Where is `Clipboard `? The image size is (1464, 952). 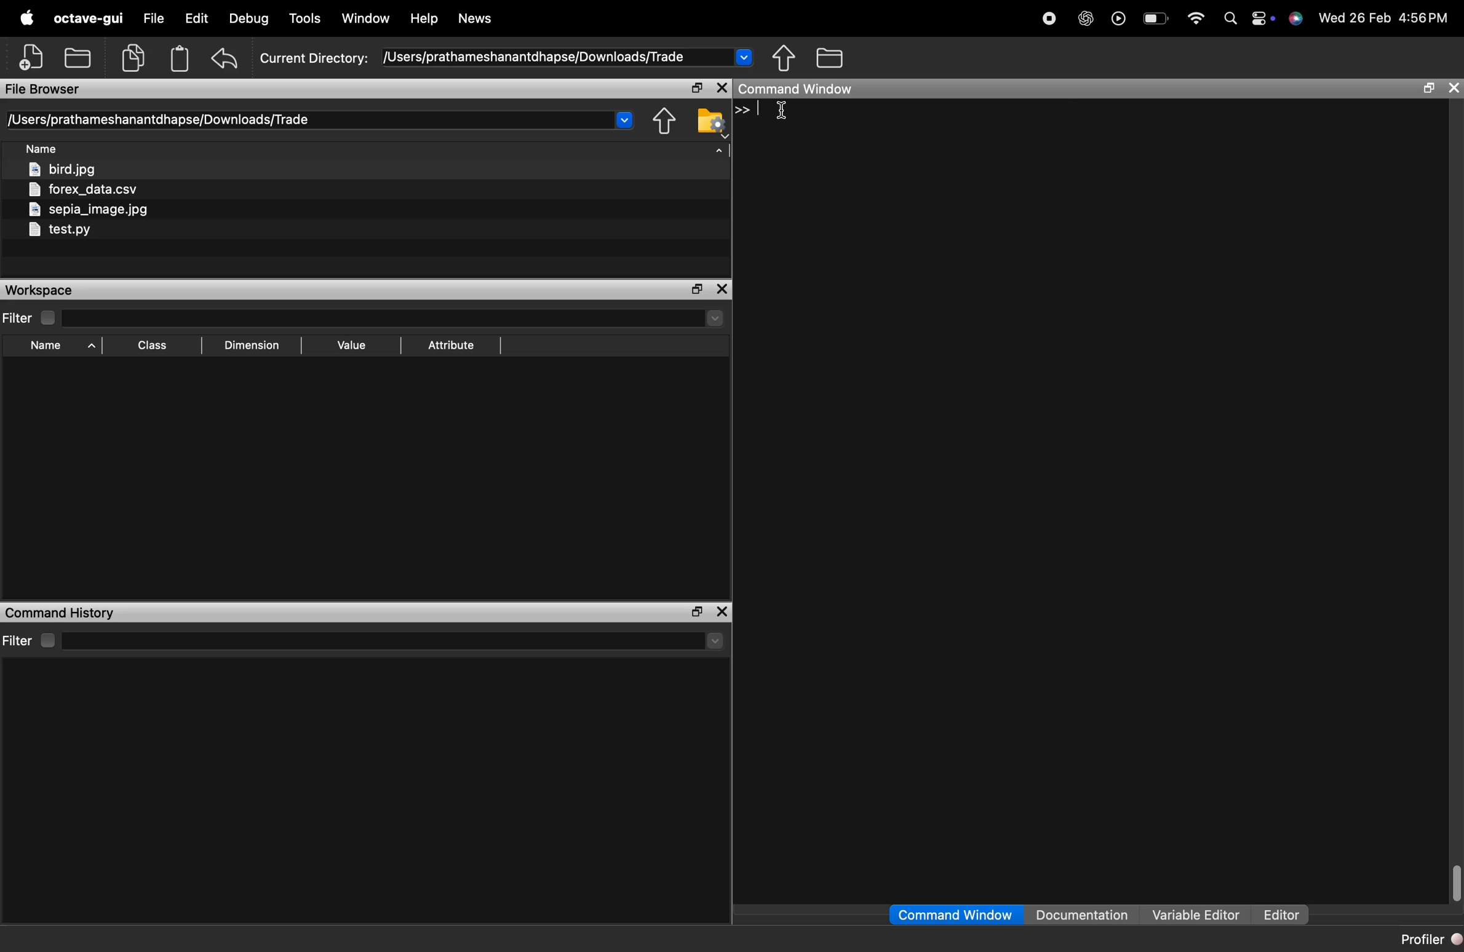
Clipboard  is located at coordinates (180, 59).